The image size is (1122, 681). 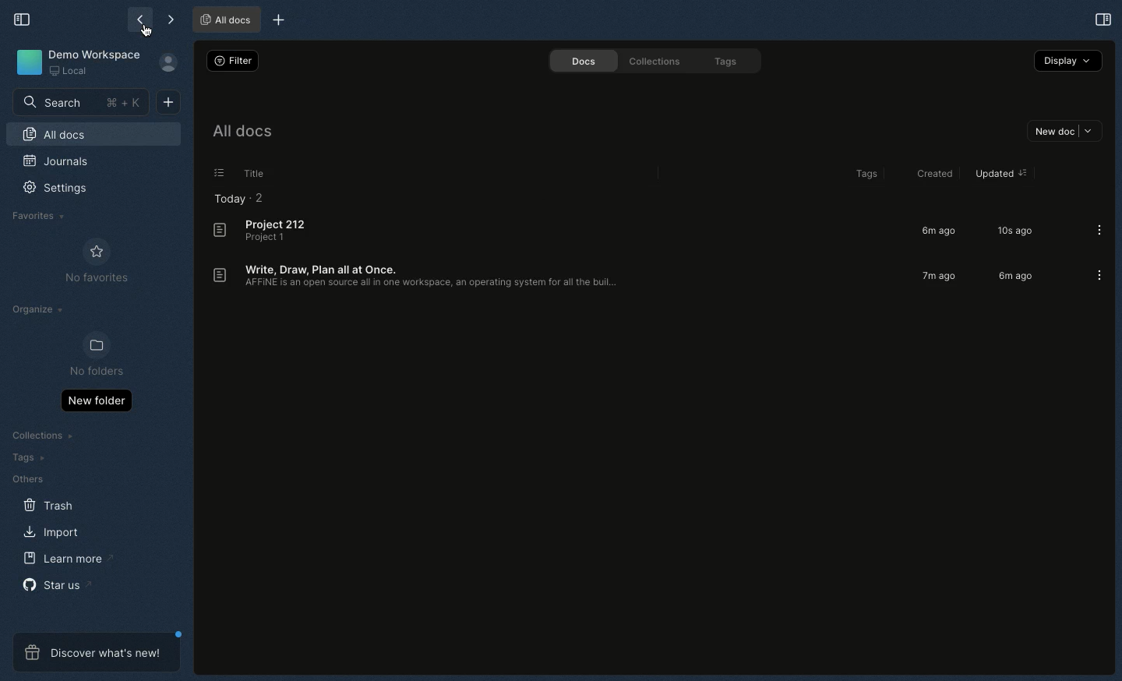 I want to click on Demo workspace, so click(x=72, y=52).